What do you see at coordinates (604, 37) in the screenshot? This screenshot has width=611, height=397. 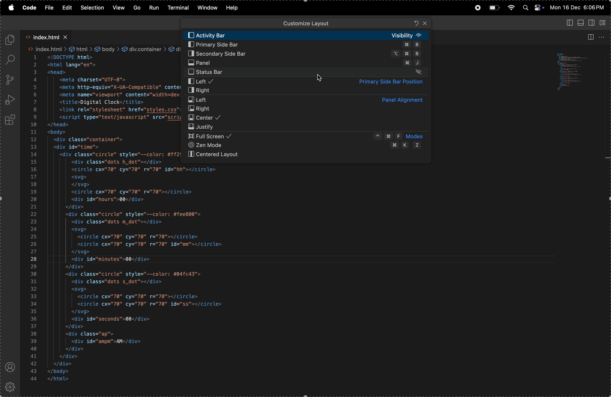 I see `option` at bounding box center [604, 37].